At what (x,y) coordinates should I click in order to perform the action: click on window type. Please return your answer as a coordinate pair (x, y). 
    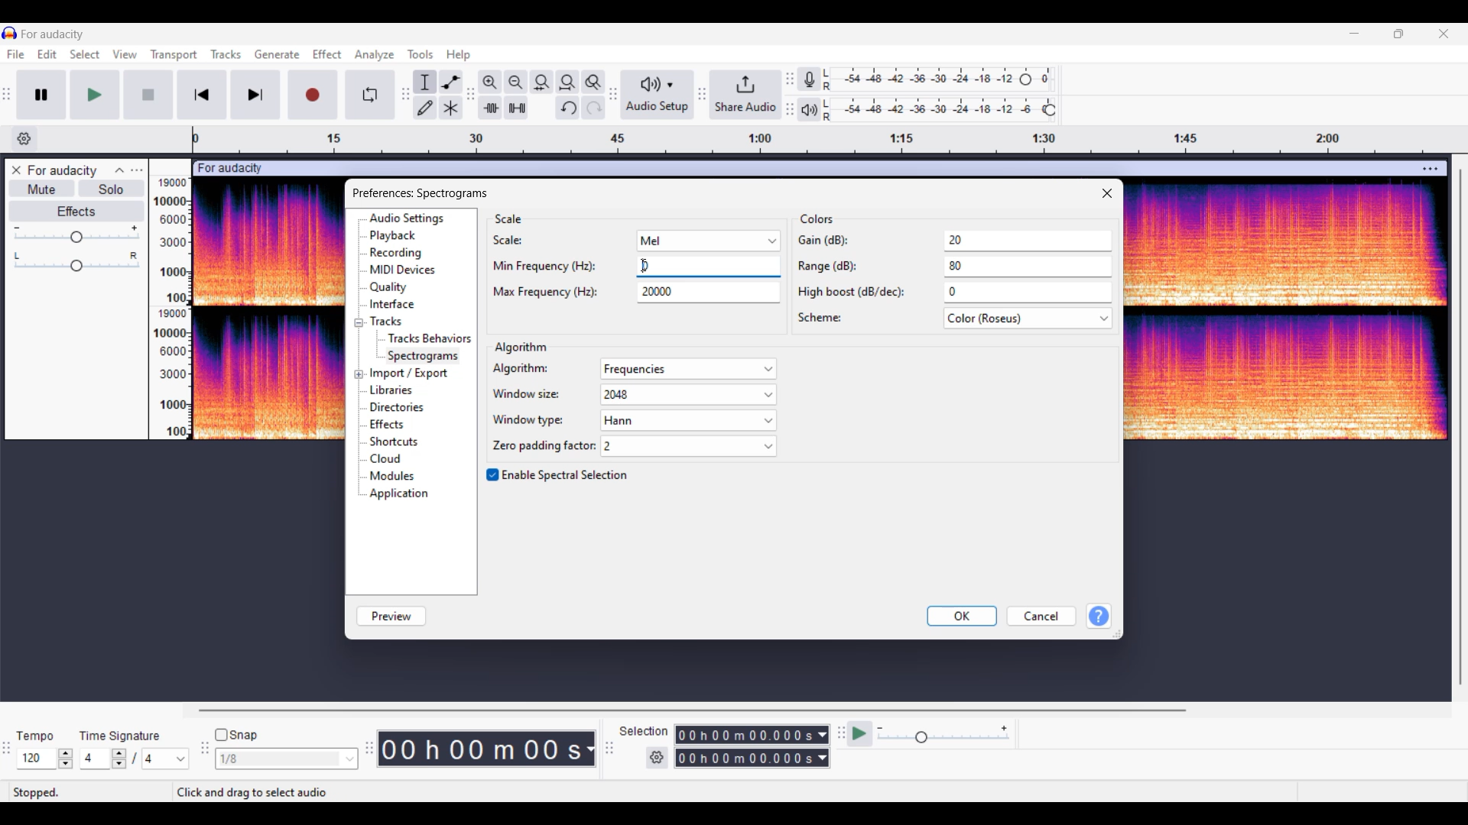
    Looking at the image, I should click on (632, 422).